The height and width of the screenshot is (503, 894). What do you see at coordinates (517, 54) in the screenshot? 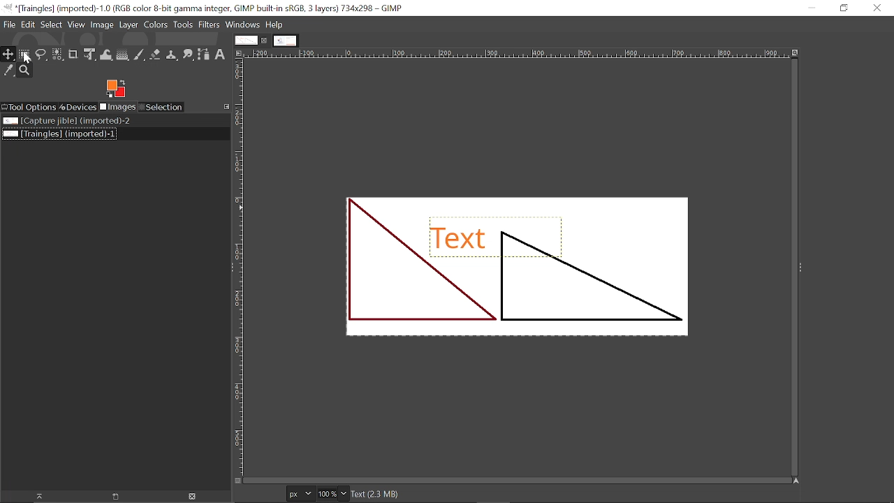
I see `Horizonta label` at bounding box center [517, 54].